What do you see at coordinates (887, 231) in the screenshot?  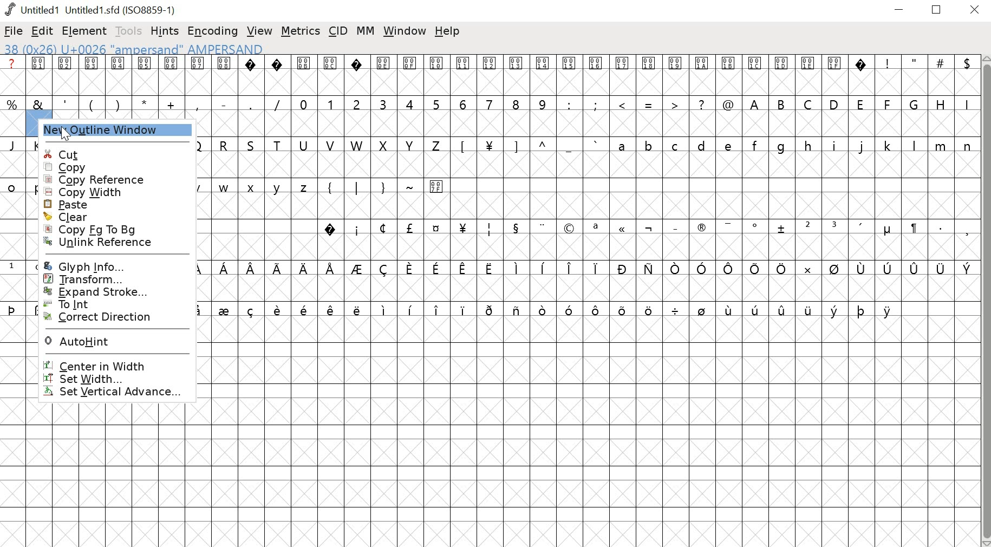 I see `Symbol` at bounding box center [887, 231].